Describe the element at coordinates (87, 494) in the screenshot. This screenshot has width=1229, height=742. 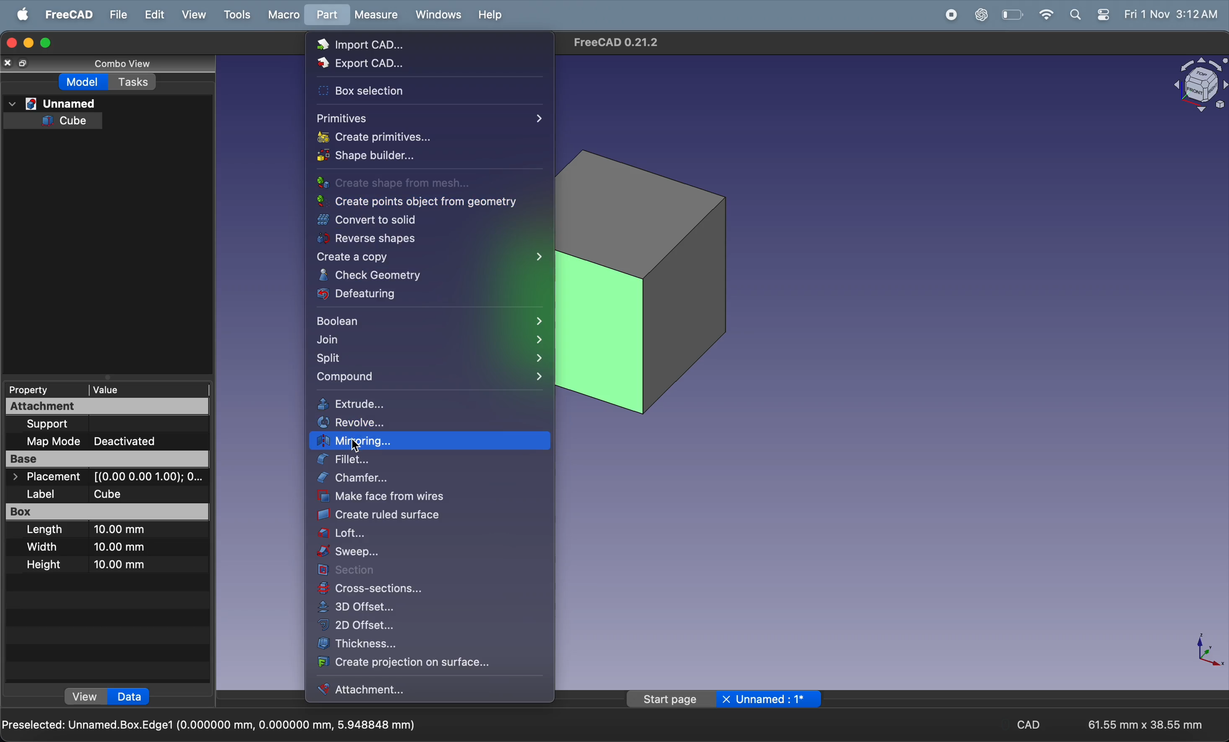
I see `Label     Cube` at that location.